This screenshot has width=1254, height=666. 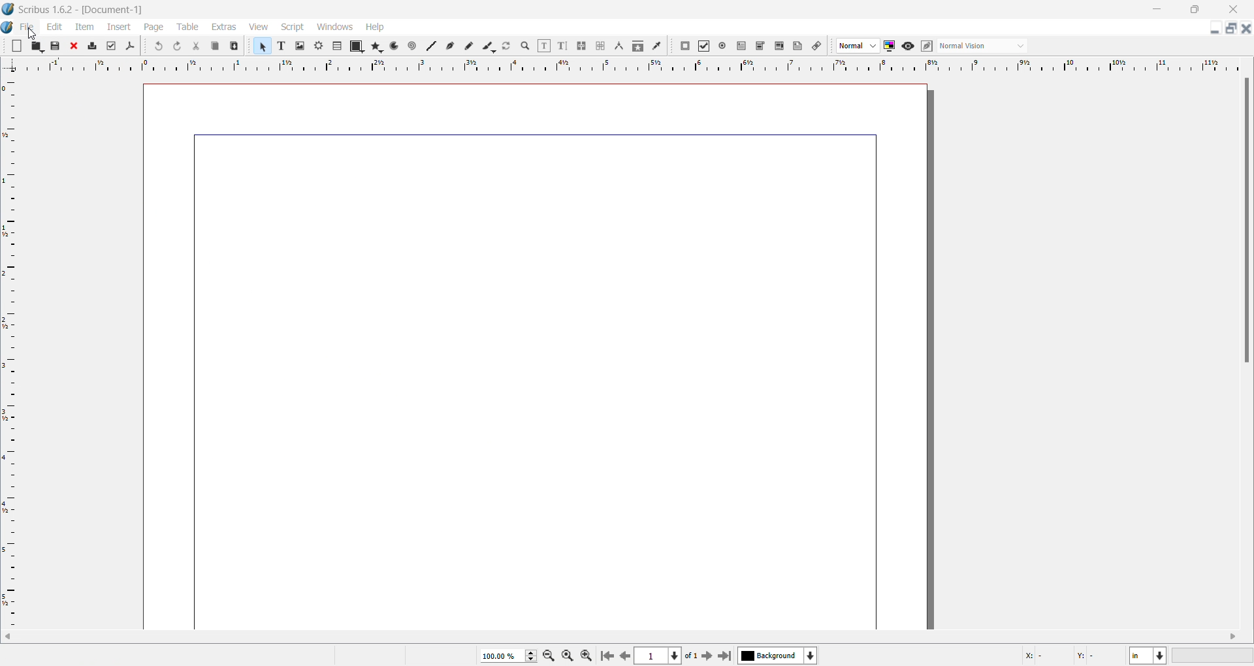 What do you see at coordinates (8, 28) in the screenshot?
I see `scribus logo` at bounding box center [8, 28].